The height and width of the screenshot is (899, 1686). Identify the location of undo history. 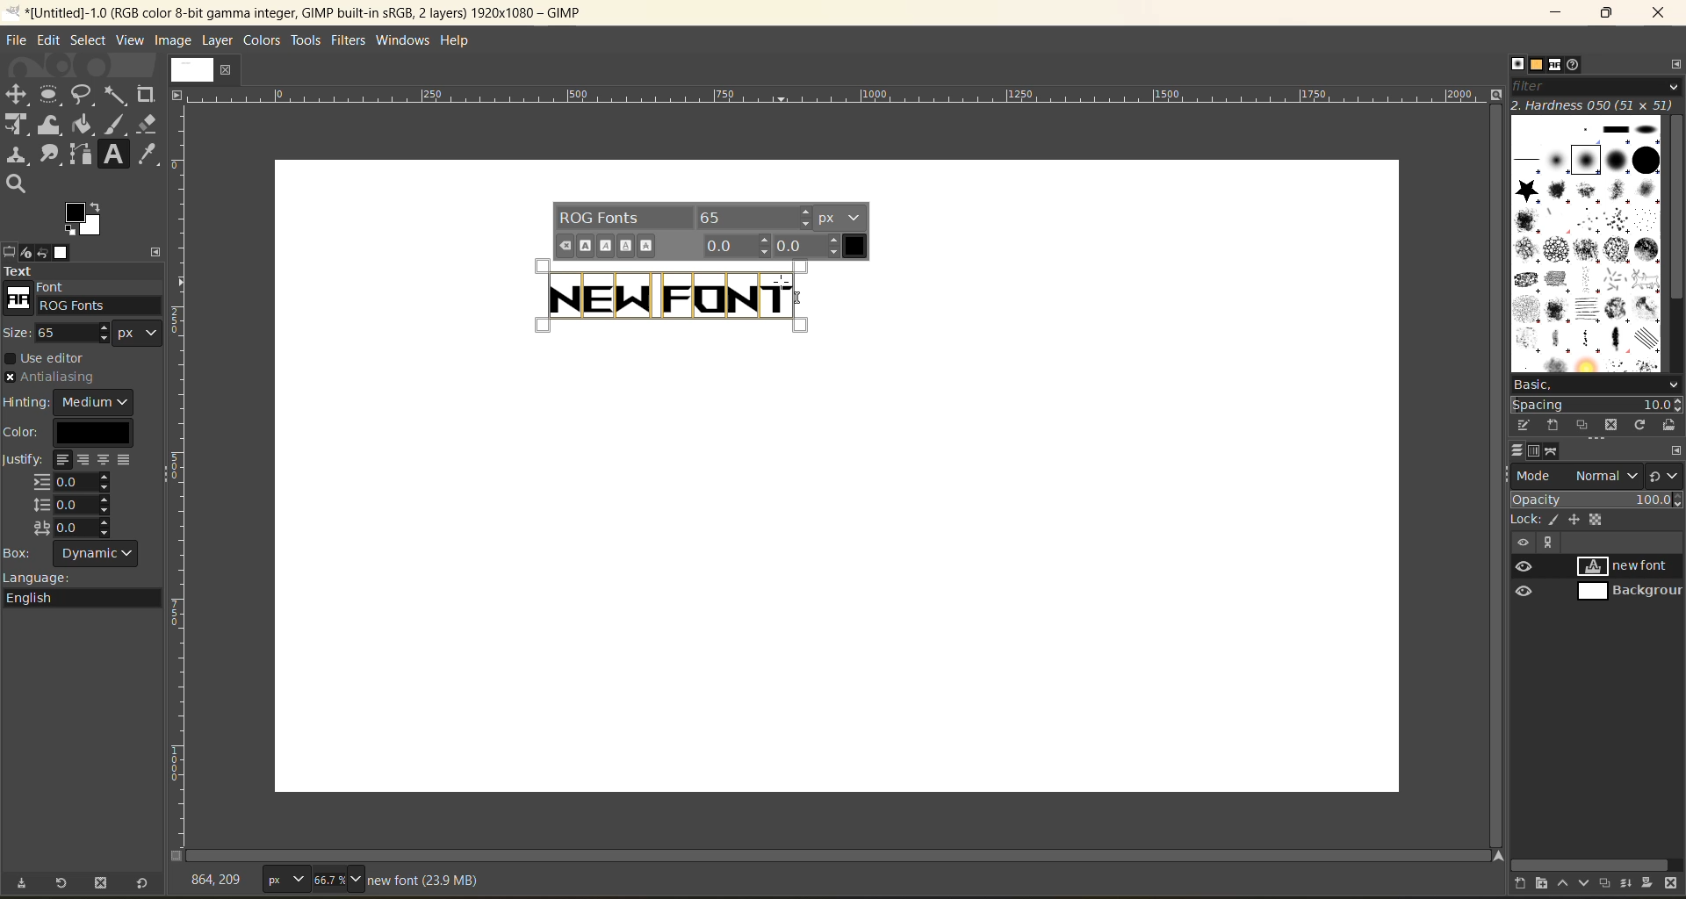
(40, 250).